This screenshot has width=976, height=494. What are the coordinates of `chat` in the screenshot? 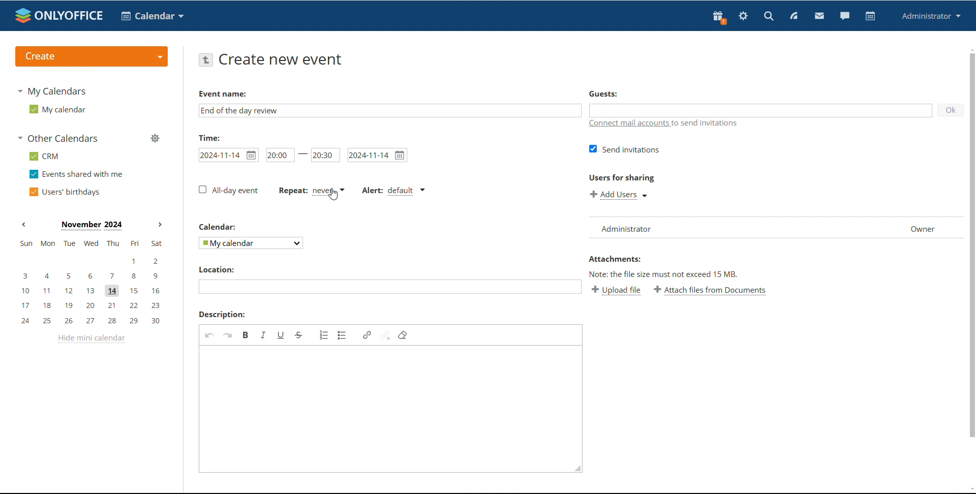 It's located at (845, 16).